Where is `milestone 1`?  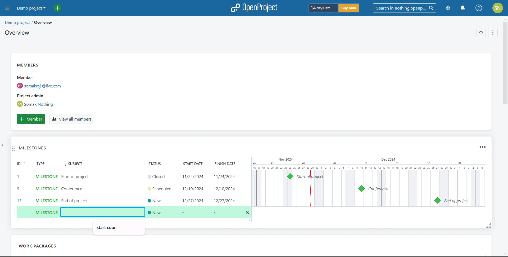 milestone 1 is located at coordinates (290, 176).